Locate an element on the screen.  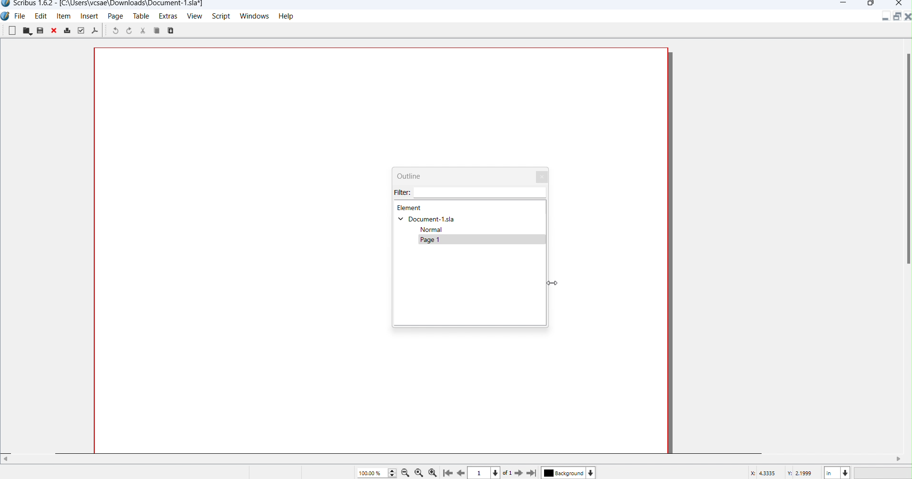
Close is located at coordinates (543, 176).